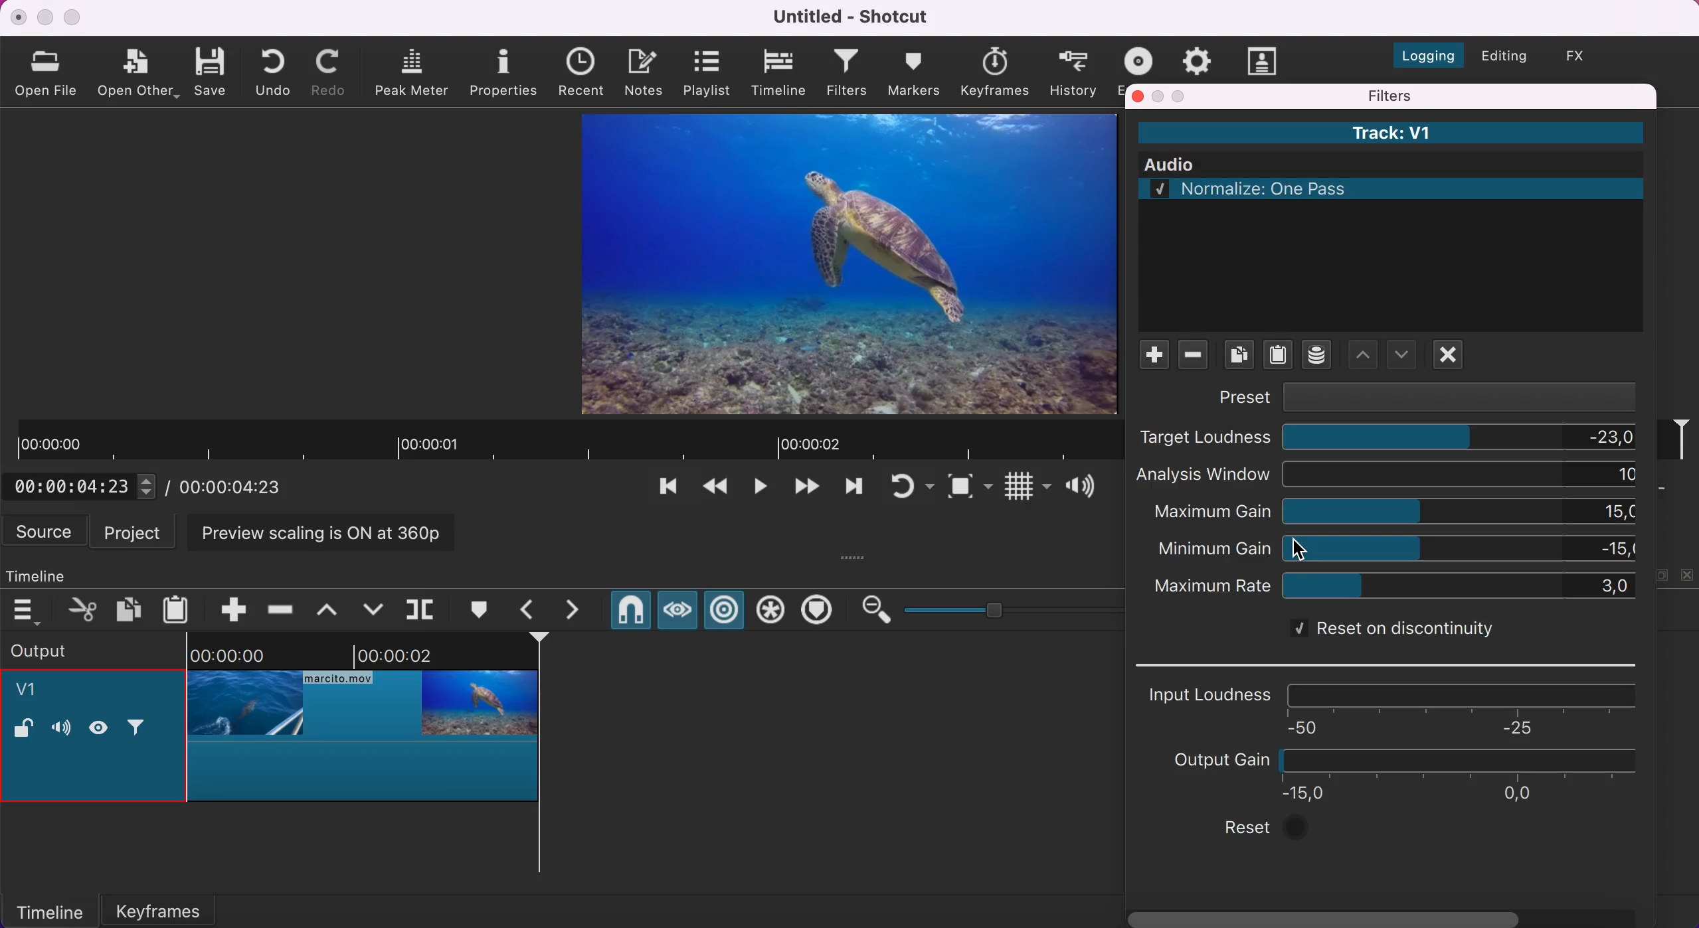  I want to click on jobs, so click(1198, 58).